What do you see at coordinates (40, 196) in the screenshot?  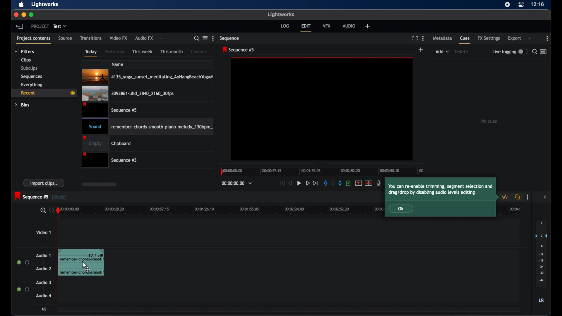 I see `sequence 5` at bounding box center [40, 196].